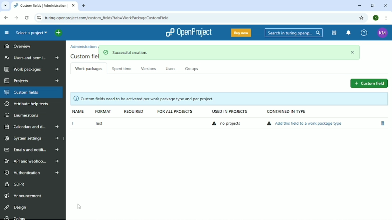  Describe the element at coordinates (18, 46) in the screenshot. I see `Overview` at that location.